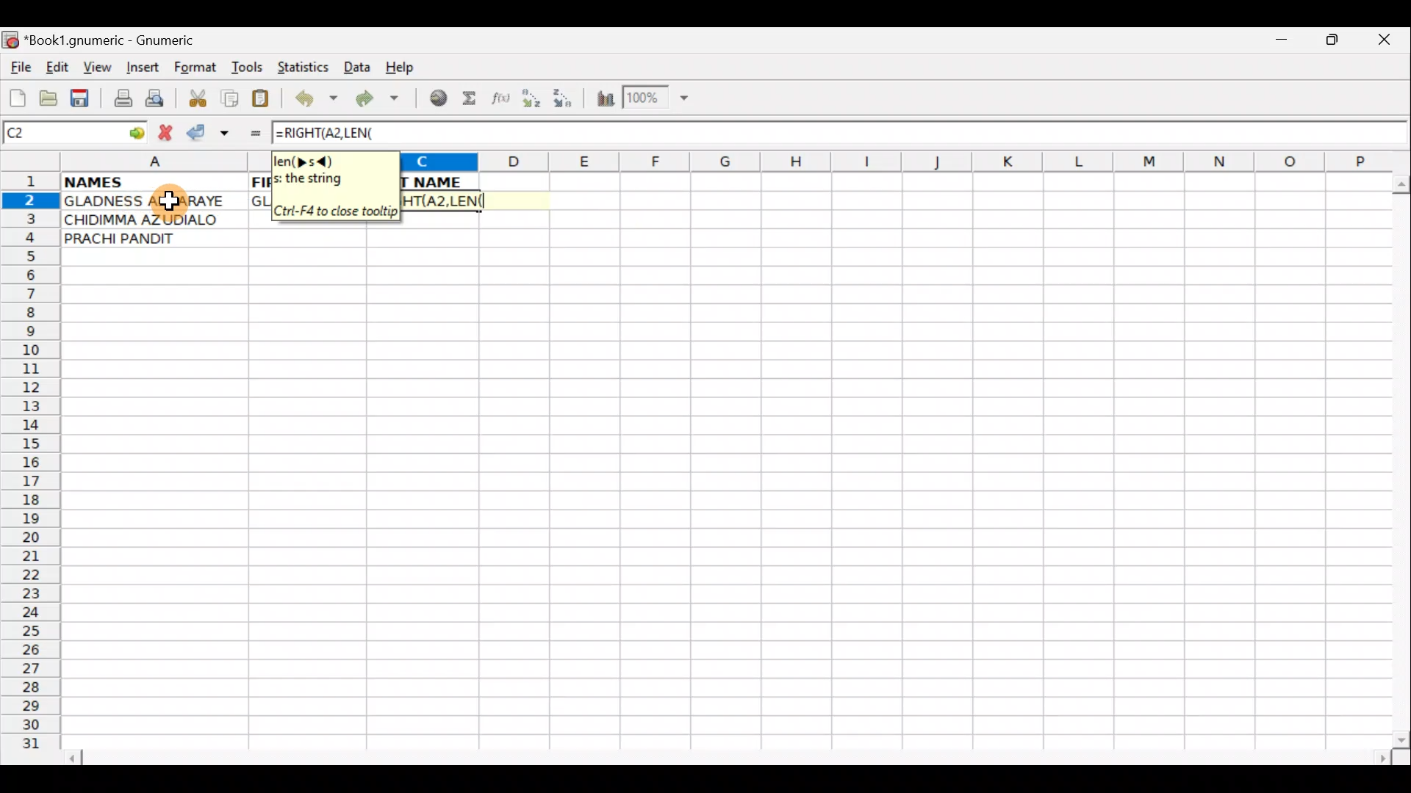 Image resolution: width=1411 pixels, height=793 pixels. I want to click on Tools, so click(248, 68).